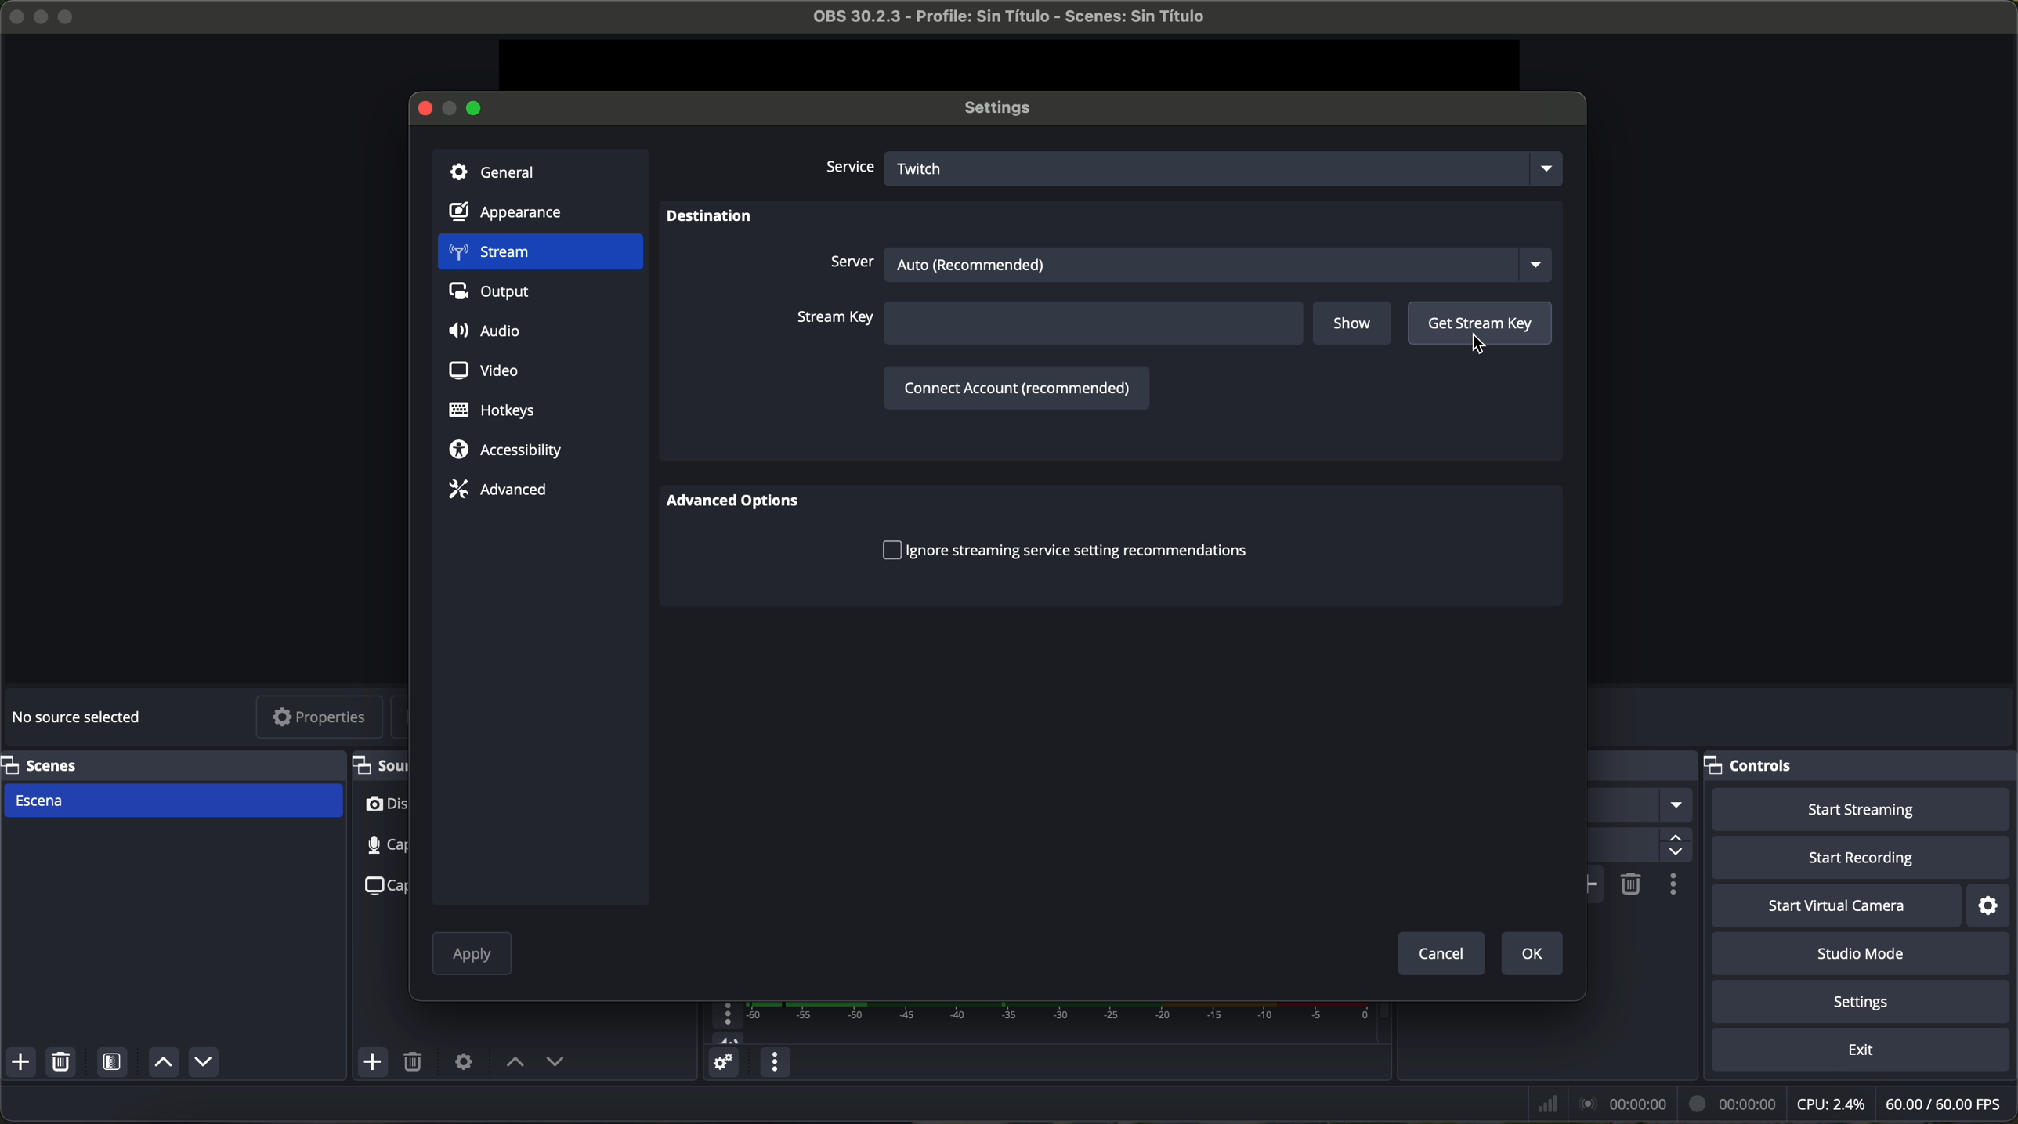 The width and height of the screenshot is (2018, 1124). I want to click on settings, so click(1005, 109).